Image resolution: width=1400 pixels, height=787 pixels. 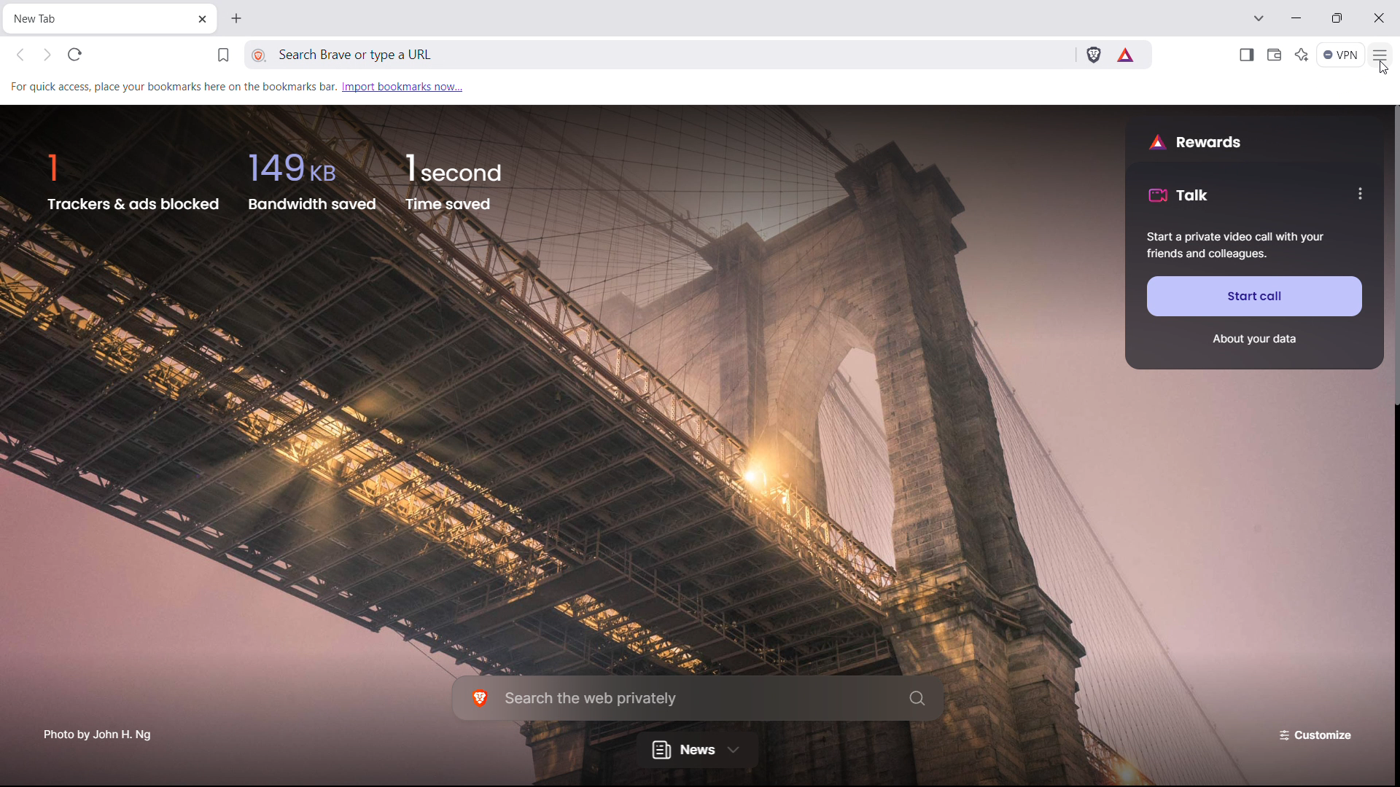 I want to click on show sidebar, so click(x=1246, y=54).